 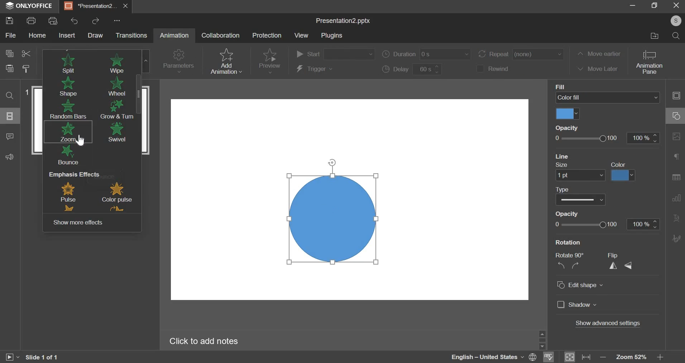 I want to click on show date and time, so click(x=586, y=213).